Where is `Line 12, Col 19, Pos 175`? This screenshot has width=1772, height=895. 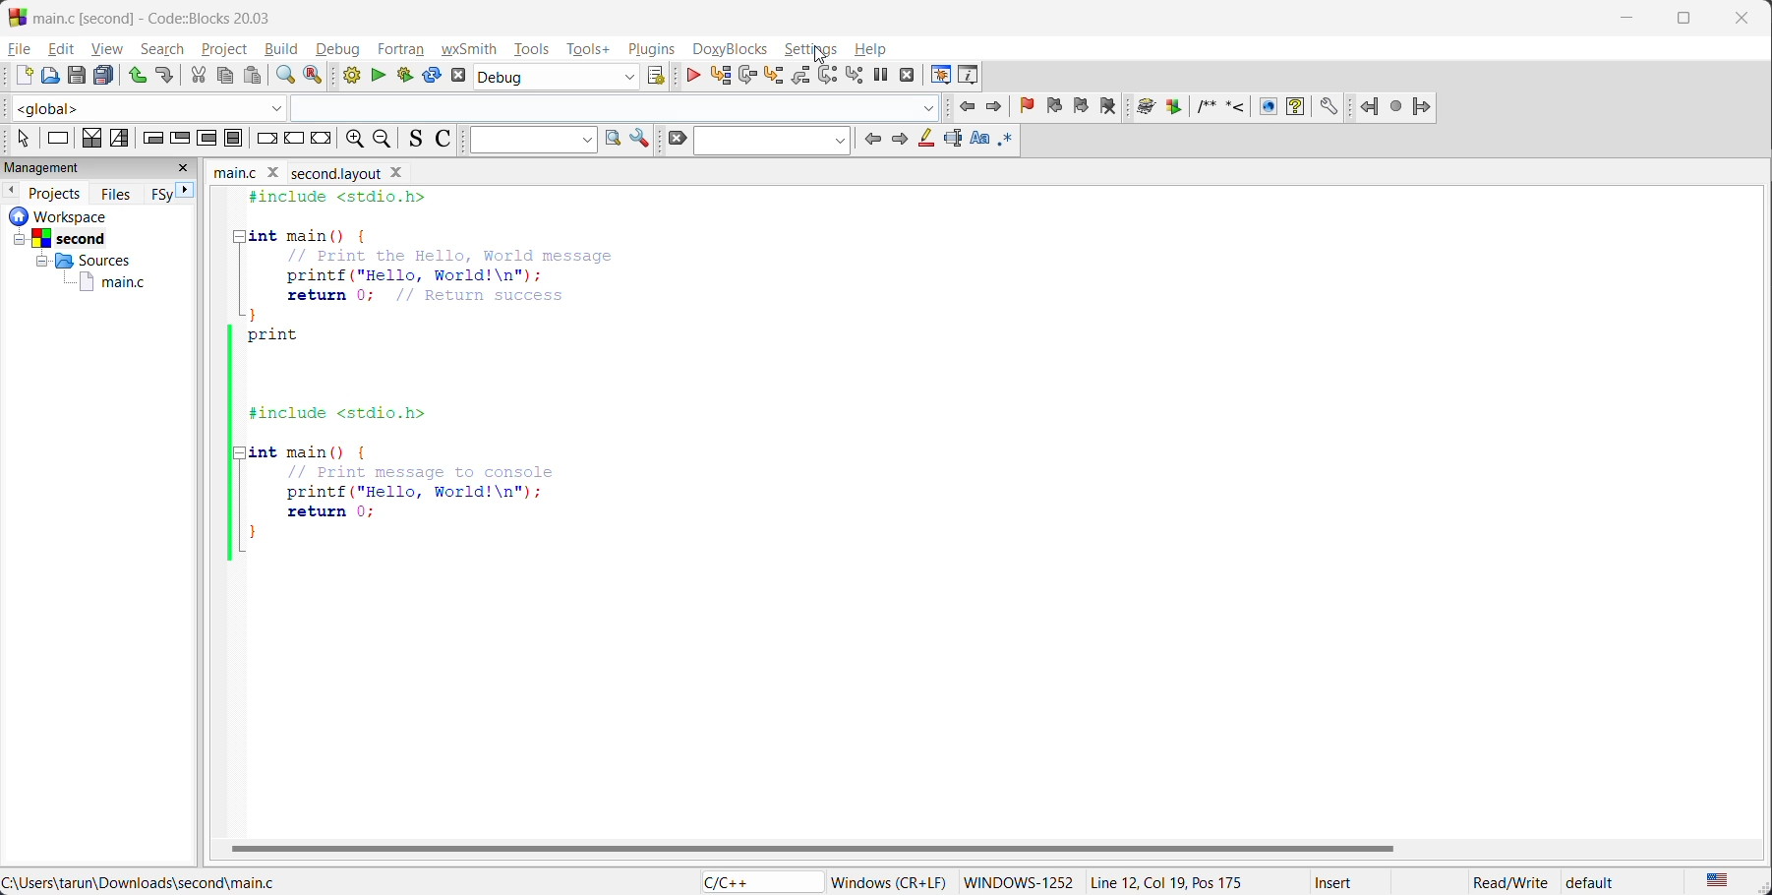 Line 12, Col 19, Pos 175 is located at coordinates (1174, 878).